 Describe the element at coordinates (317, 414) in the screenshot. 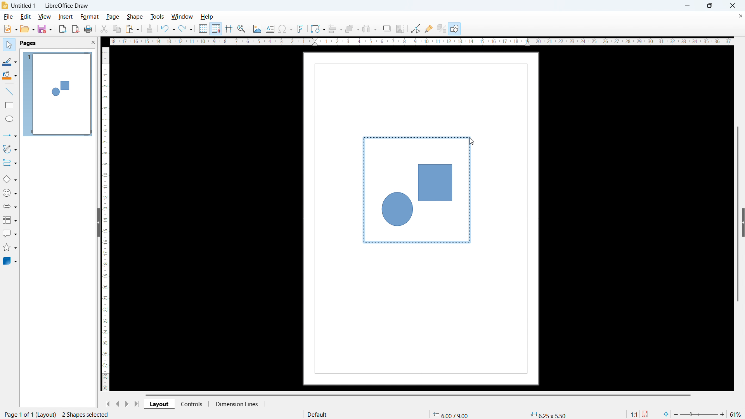

I see `default page display` at that location.